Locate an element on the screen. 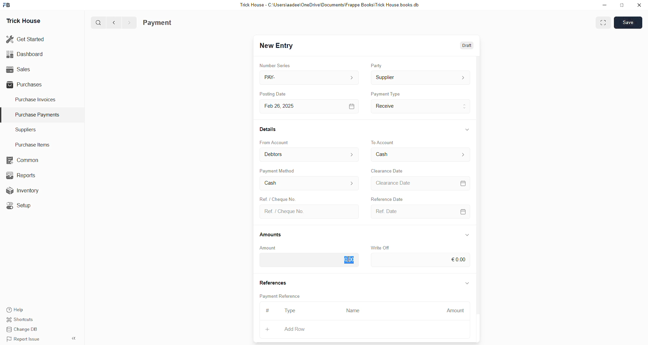  To Account is located at coordinates (385, 140).